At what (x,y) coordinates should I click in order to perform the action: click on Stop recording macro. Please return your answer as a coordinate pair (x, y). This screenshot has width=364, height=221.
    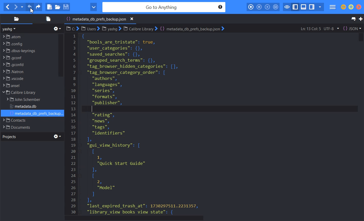
    Looking at the image, I should click on (259, 7).